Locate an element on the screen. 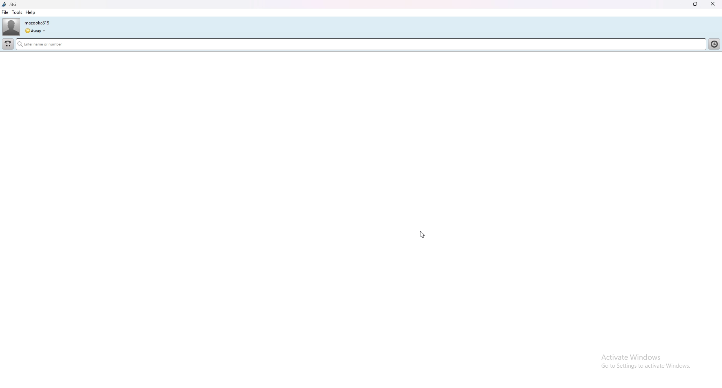 The image size is (722, 388). file is located at coordinates (5, 12).